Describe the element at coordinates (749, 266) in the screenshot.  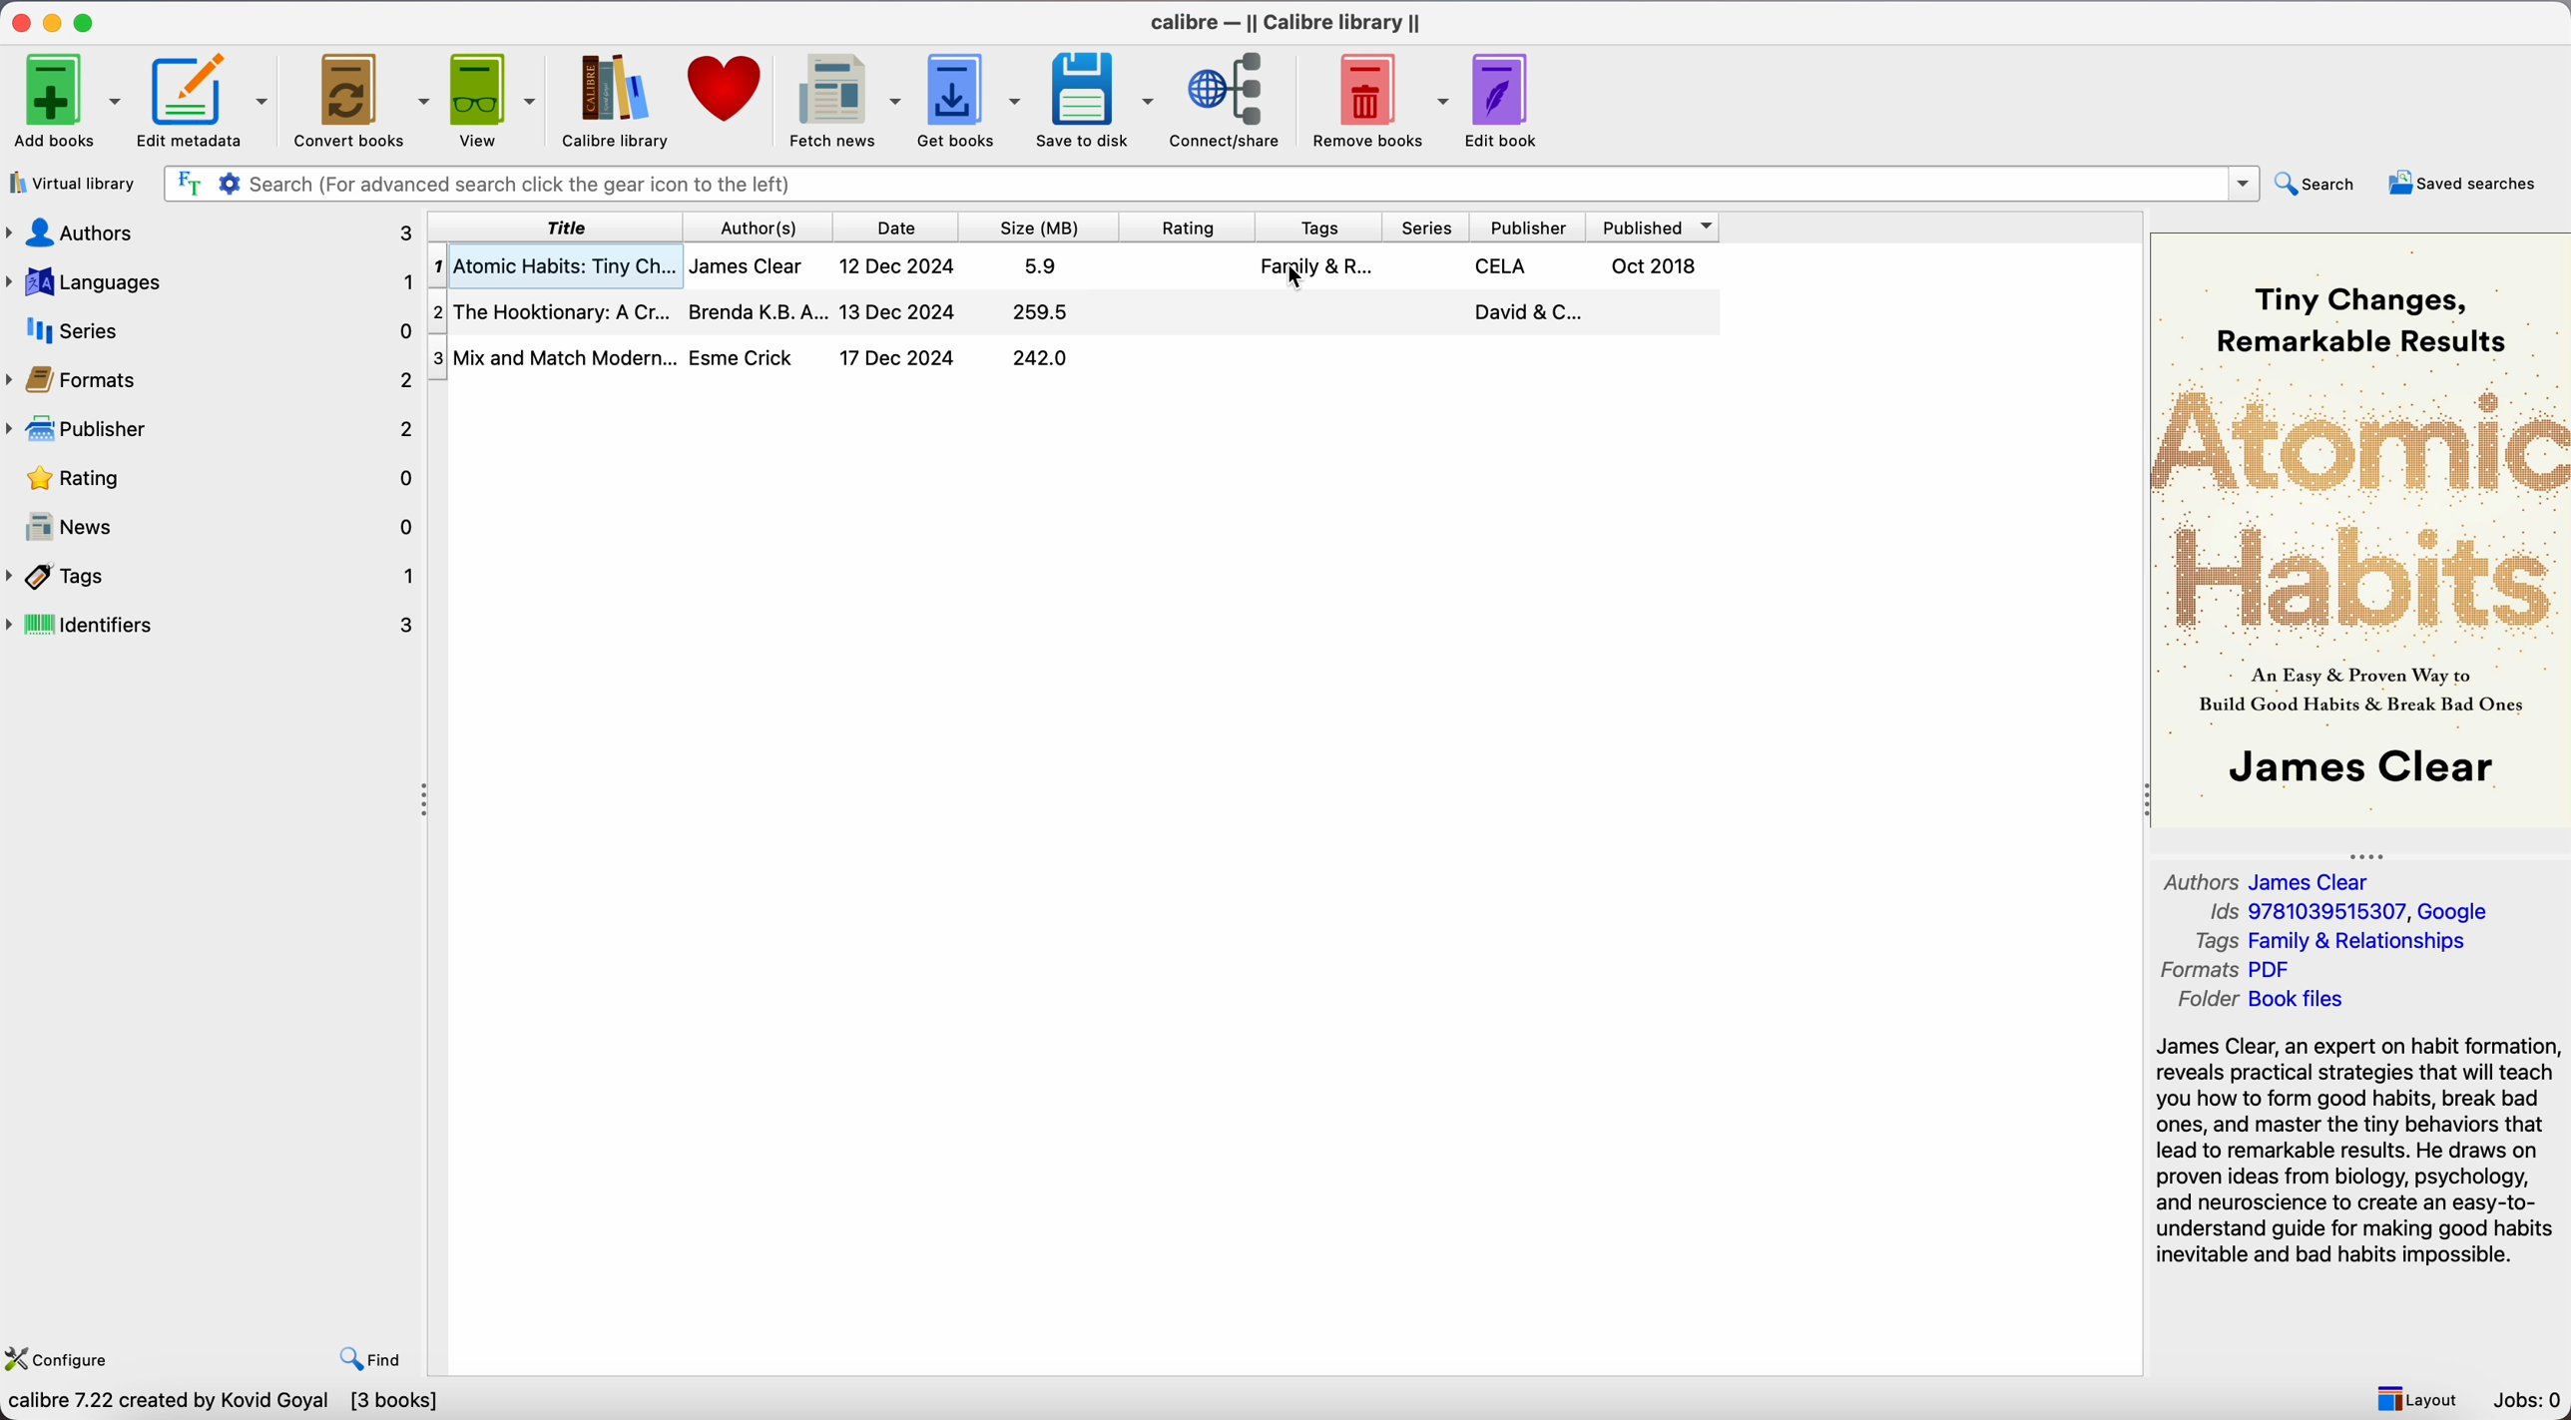
I see `James Clear` at that location.